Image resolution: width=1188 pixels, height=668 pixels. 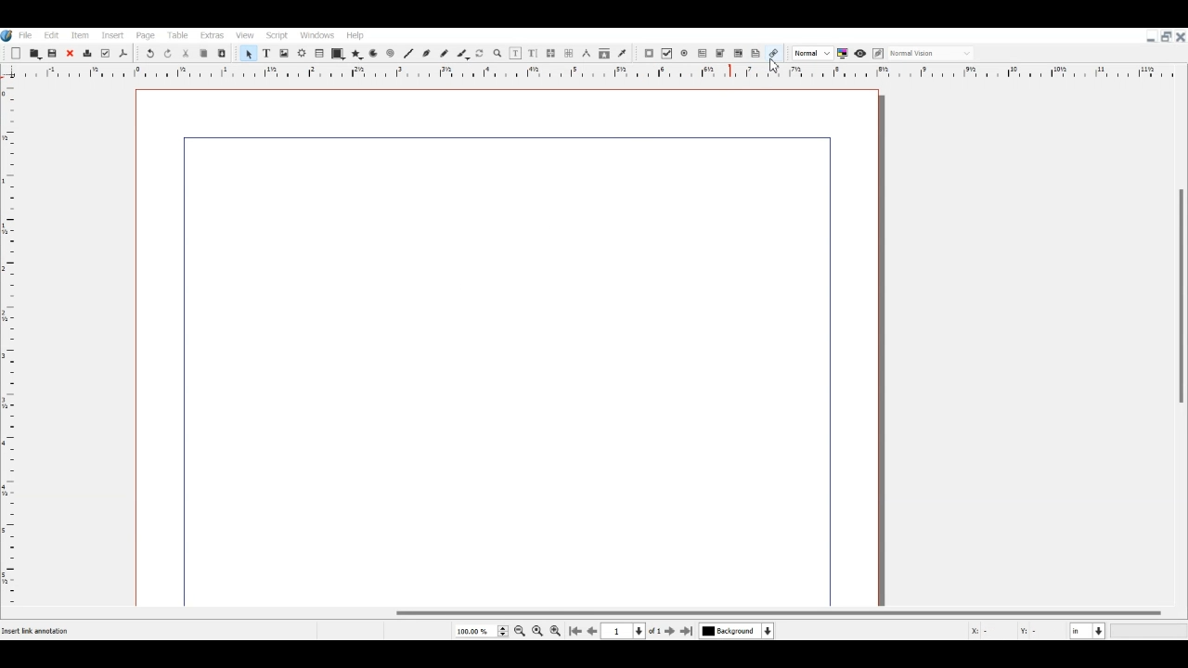 I want to click on Line, so click(x=408, y=53).